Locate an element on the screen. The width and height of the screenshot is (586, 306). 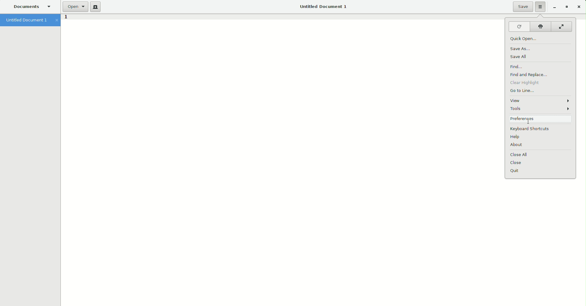
1 is located at coordinates (66, 18).